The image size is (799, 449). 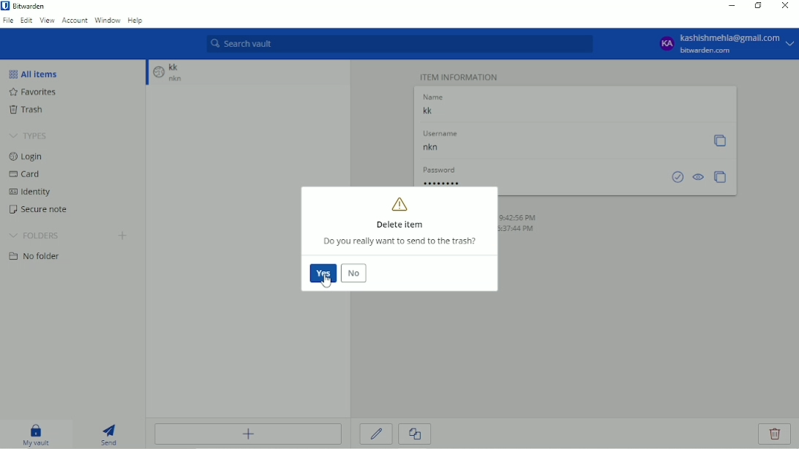 What do you see at coordinates (758, 6) in the screenshot?
I see `Restore down` at bounding box center [758, 6].